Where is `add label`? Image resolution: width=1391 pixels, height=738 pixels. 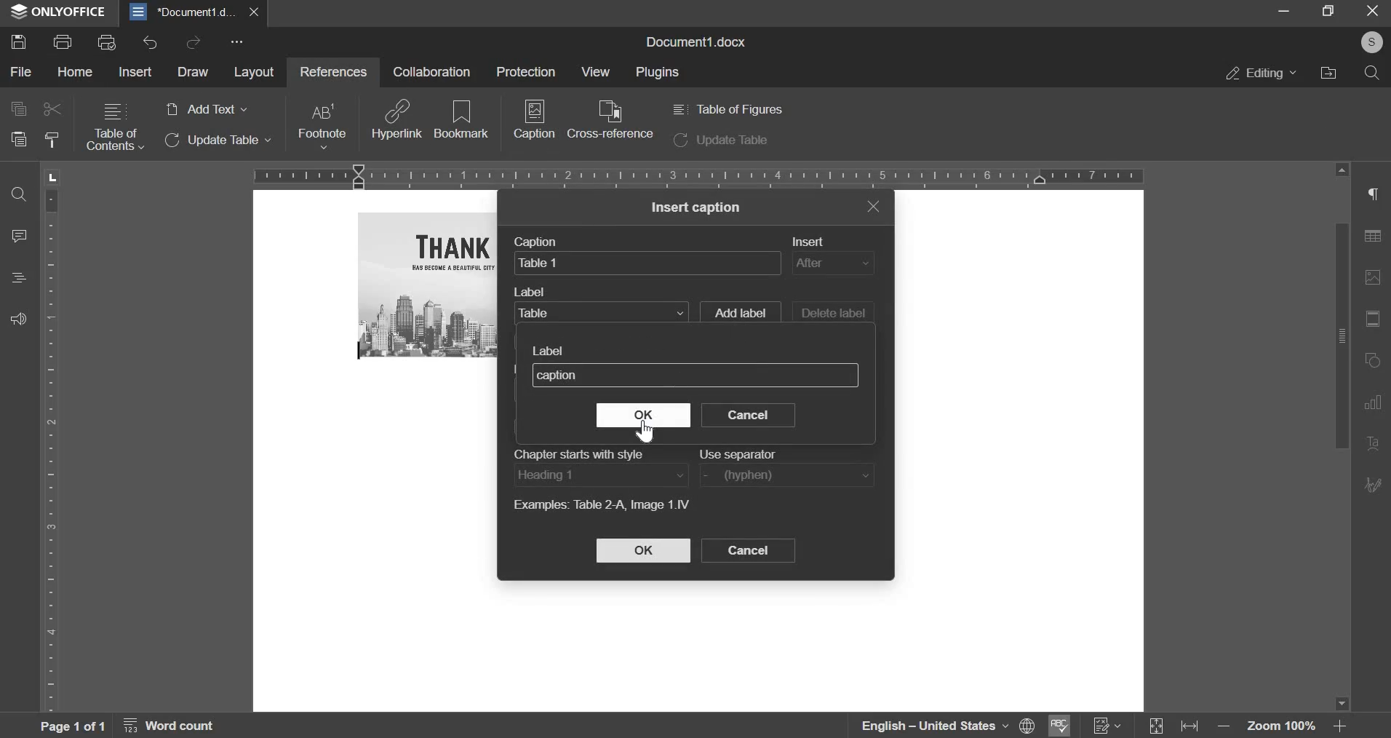 add label is located at coordinates (739, 310).